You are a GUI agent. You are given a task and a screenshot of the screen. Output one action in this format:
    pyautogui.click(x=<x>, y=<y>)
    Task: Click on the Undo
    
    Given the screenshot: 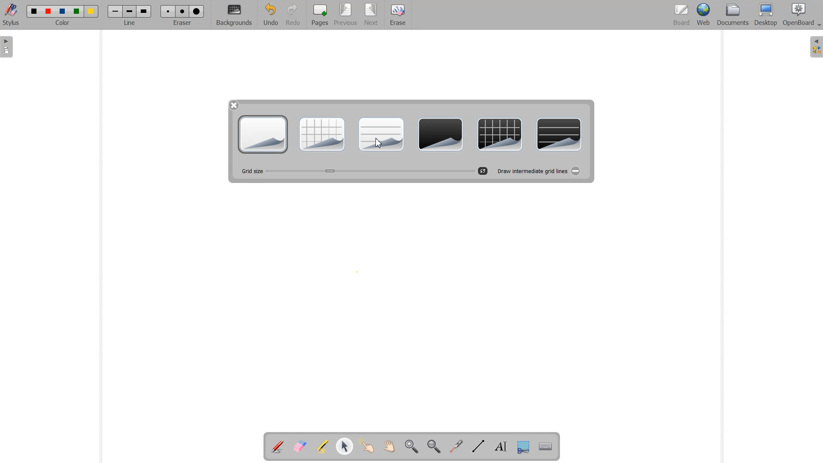 What is the action you would take?
    pyautogui.click(x=270, y=15)
    